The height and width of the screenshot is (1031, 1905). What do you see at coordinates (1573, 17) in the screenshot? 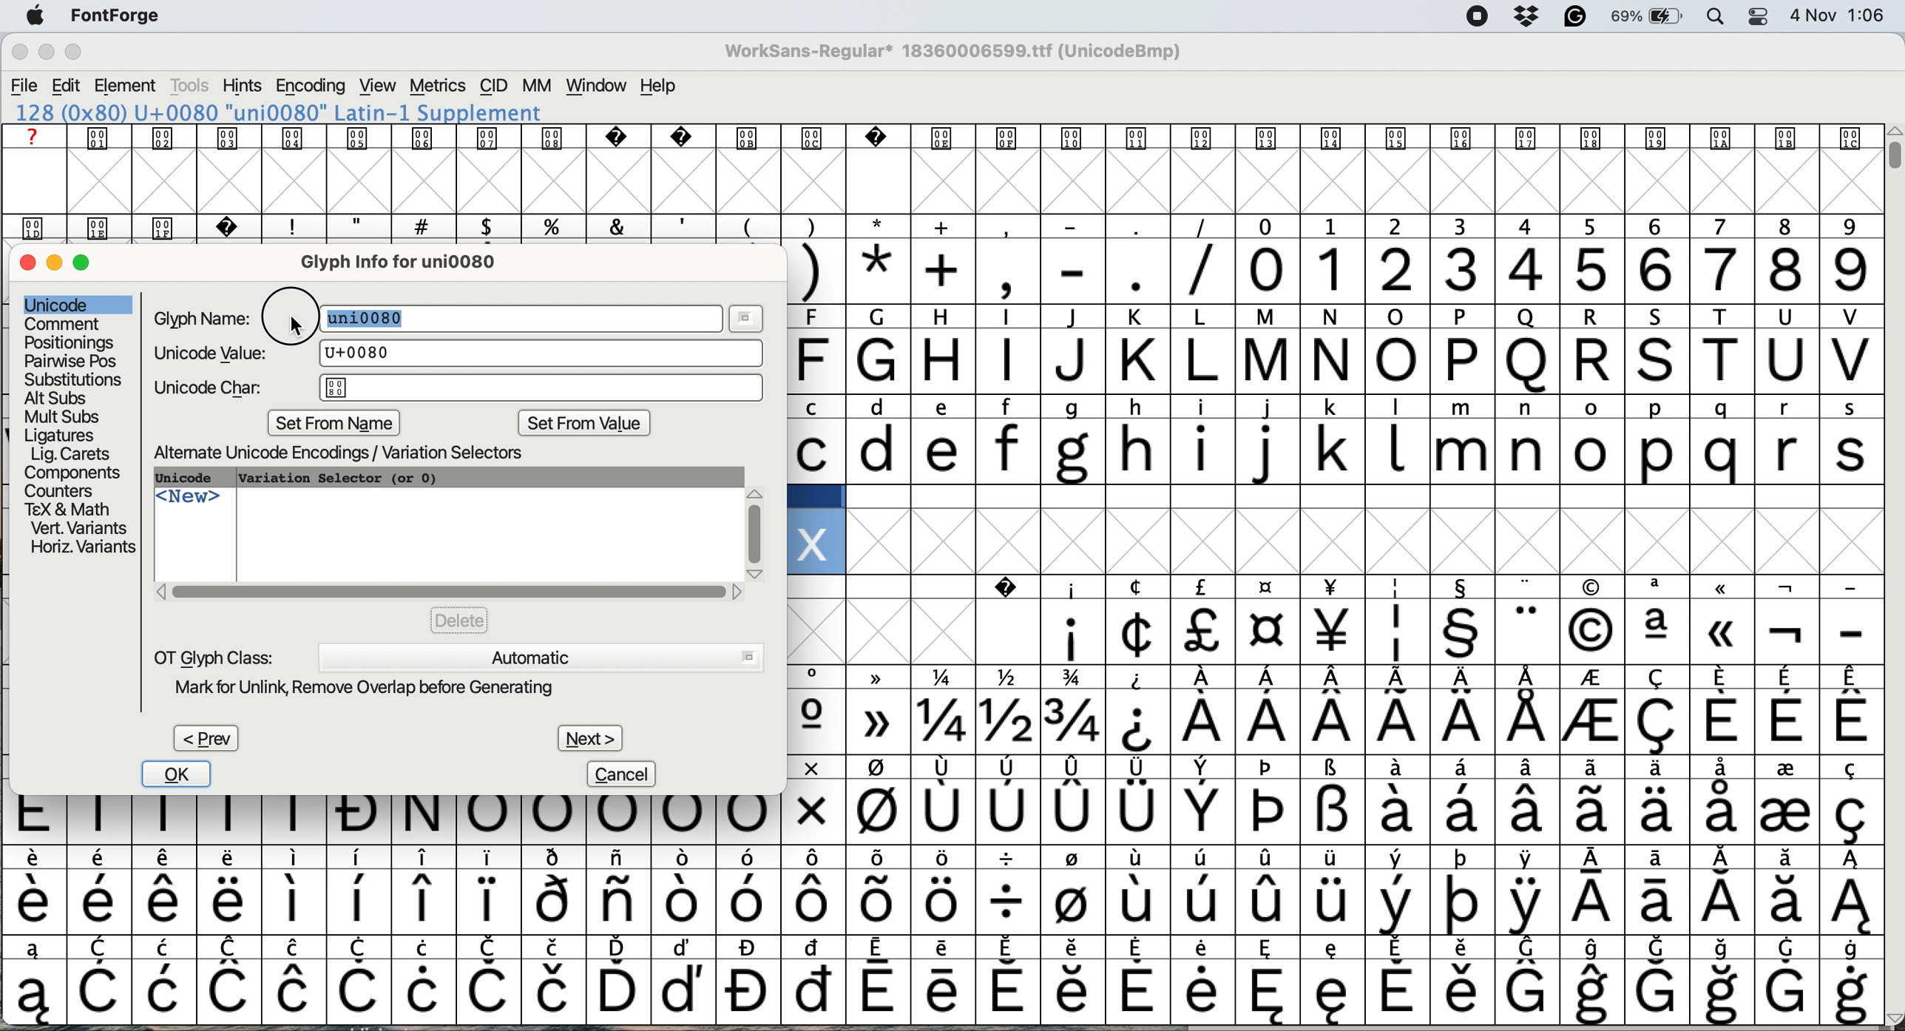
I see `grammarly` at bounding box center [1573, 17].